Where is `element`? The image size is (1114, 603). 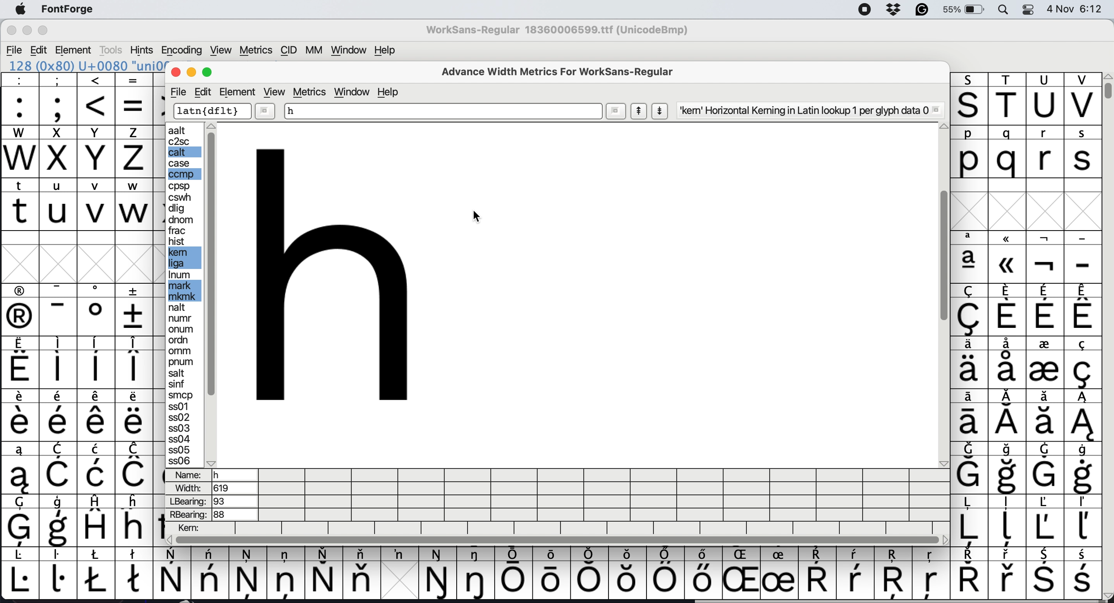
element is located at coordinates (238, 91).